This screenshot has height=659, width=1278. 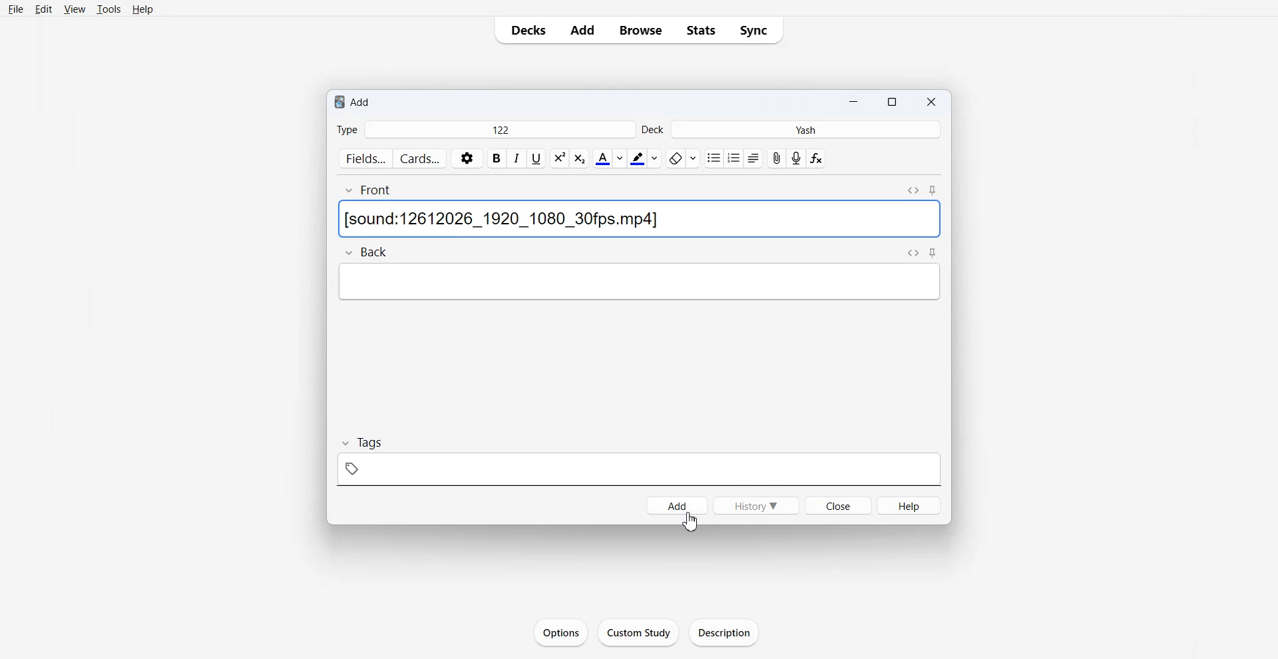 What do you see at coordinates (775, 158) in the screenshot?
I see `Attached File` at bounding box center [775, 158].